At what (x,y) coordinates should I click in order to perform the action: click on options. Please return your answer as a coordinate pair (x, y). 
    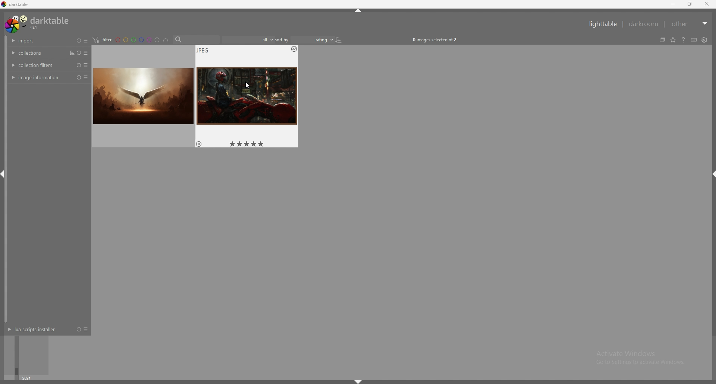
    Looking at the image, I should click on (293, 49).